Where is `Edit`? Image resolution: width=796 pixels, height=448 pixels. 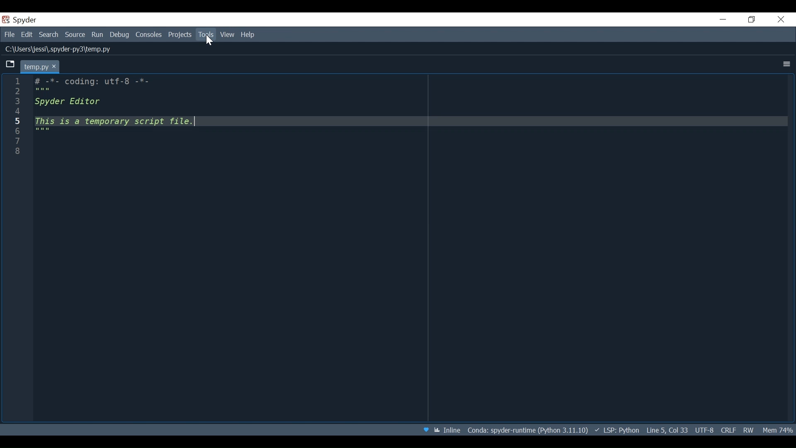 Edit is located at coordinates (27, 35).